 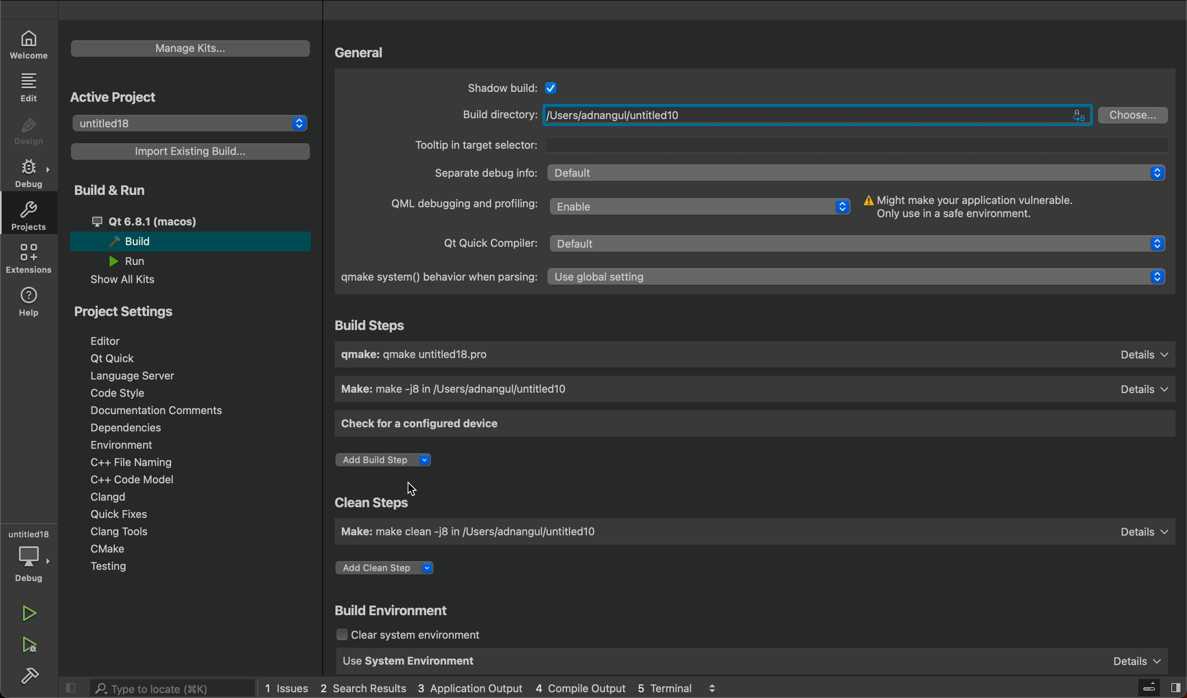 I want to click on Shadow build:, so click(x=502, y=87).